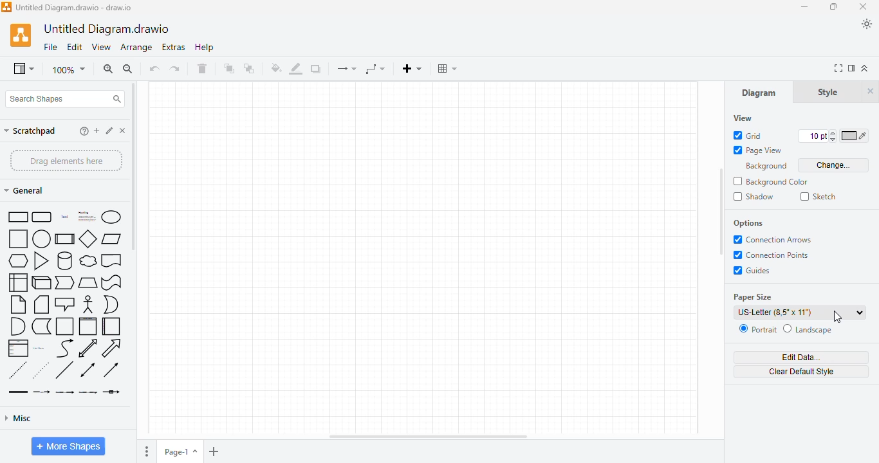  Describe the element at coordinates (66, 348) in the screenshot. I see `curve` at that location.